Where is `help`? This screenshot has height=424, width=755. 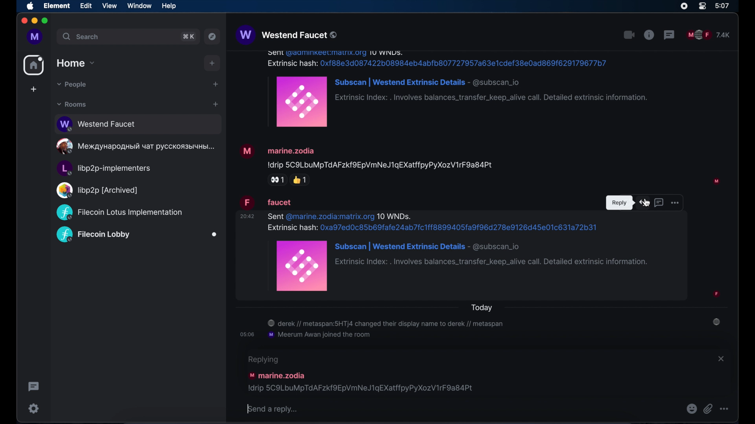 help is located at coordinates (169, 6).